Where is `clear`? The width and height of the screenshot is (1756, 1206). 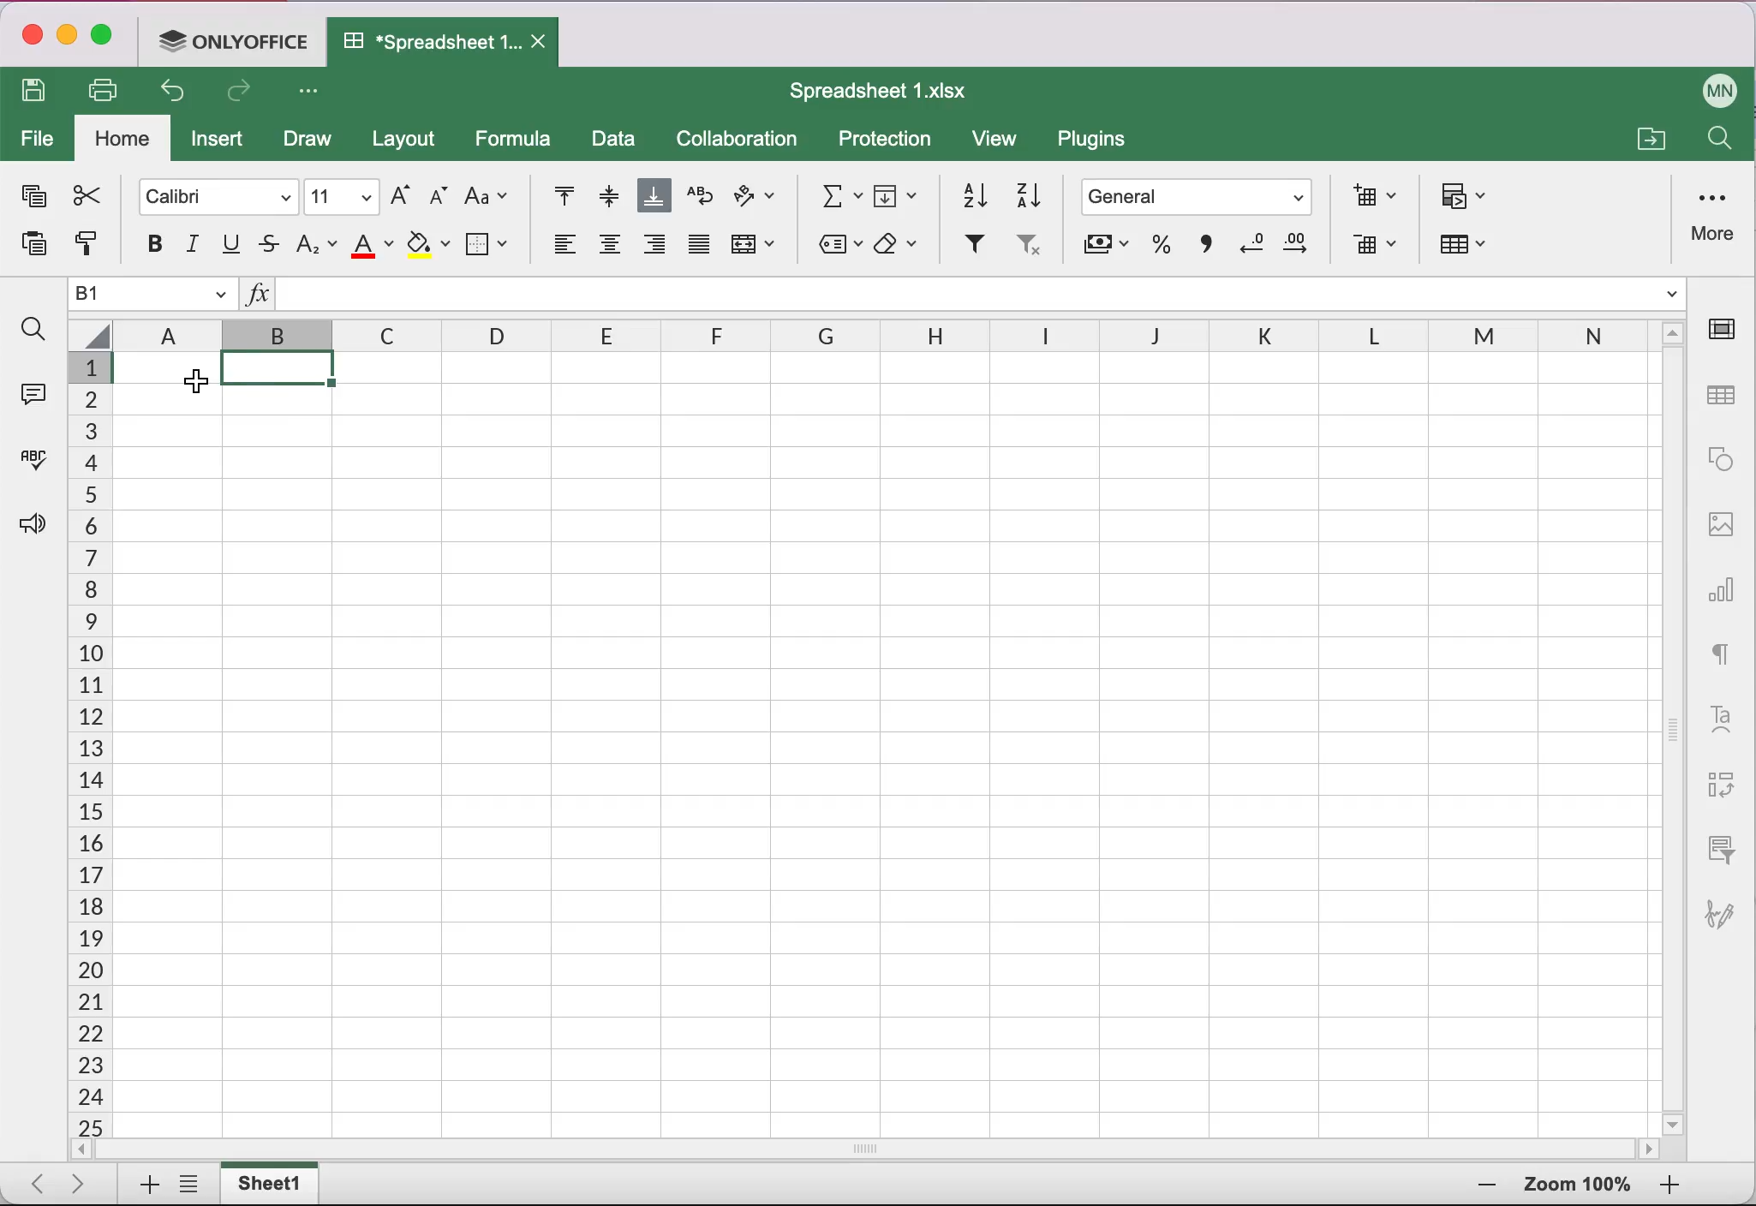
clear is located at coordinates (901, 245).